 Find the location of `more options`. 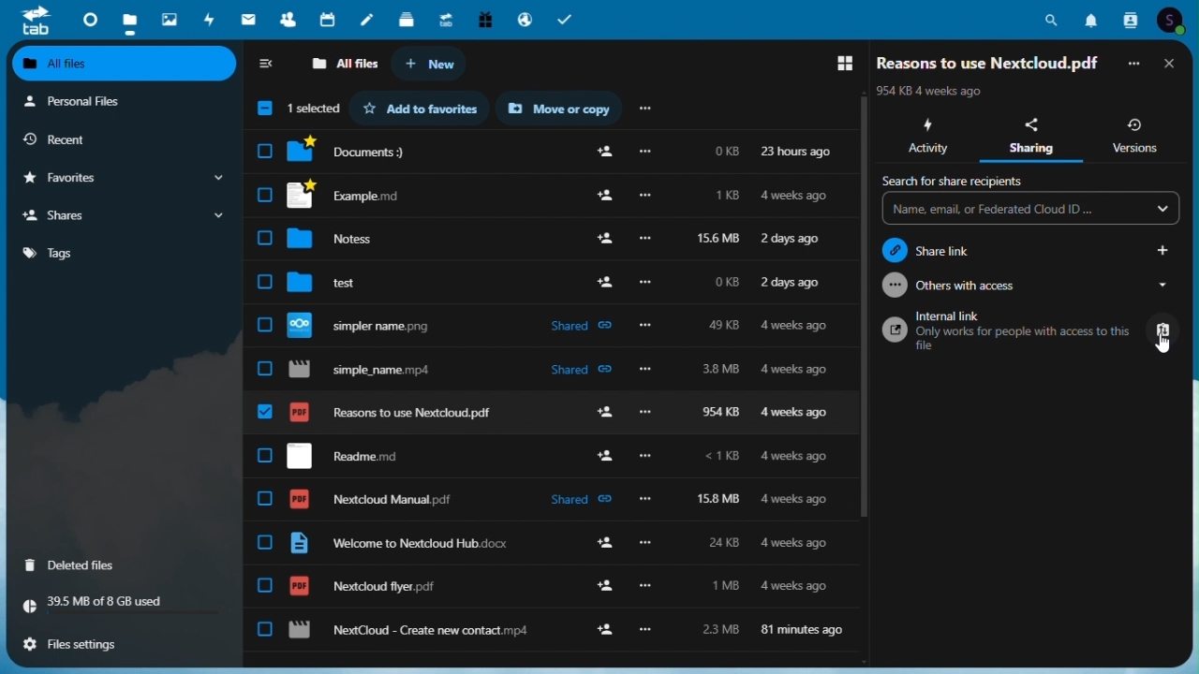

more options is located at coordinates (648, 412).